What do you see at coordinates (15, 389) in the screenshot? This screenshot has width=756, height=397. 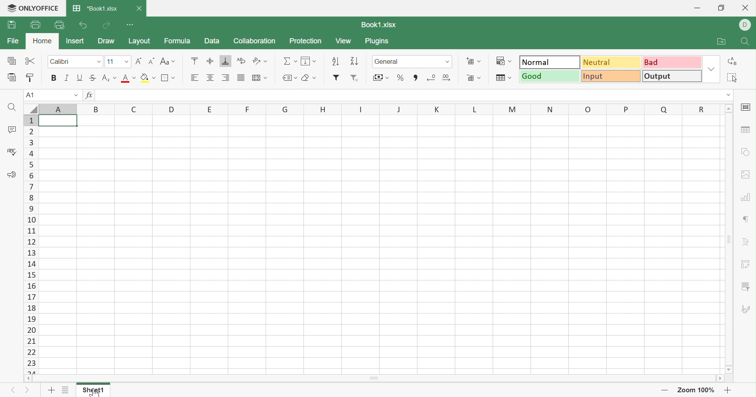 I see `Previous` at bounding box center [15, 389].